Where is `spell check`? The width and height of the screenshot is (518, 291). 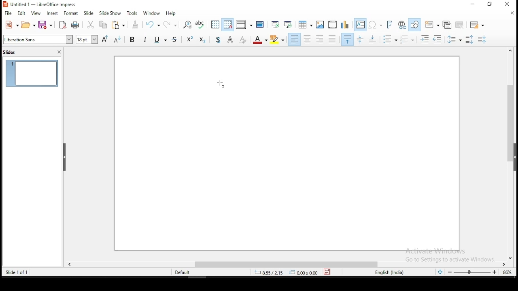 spell check is located at coordinates (200, 24).